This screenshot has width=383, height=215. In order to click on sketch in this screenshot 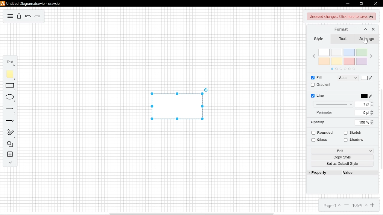, I will do `click(353, 133)`.